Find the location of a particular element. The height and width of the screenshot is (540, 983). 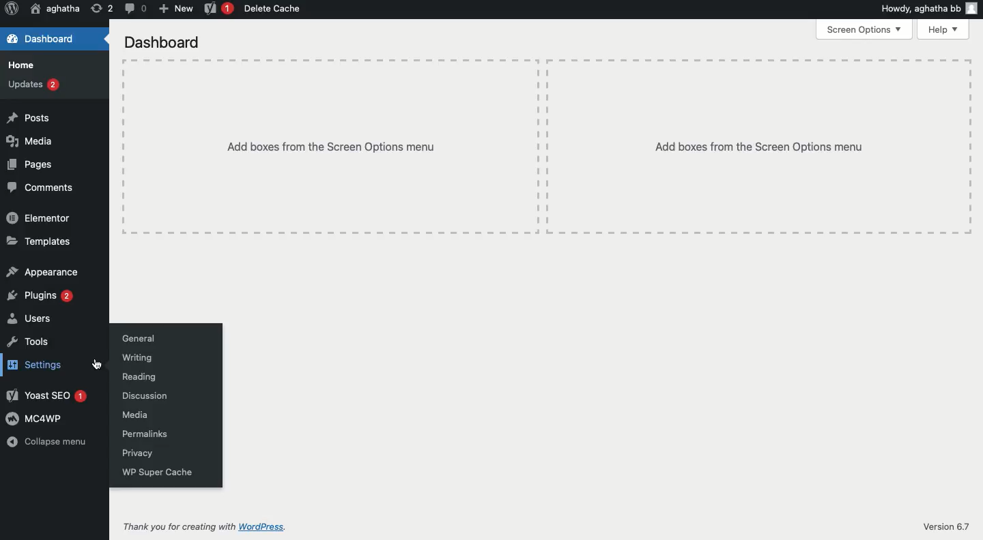

WP super cache is located at coordinates (155, 472).